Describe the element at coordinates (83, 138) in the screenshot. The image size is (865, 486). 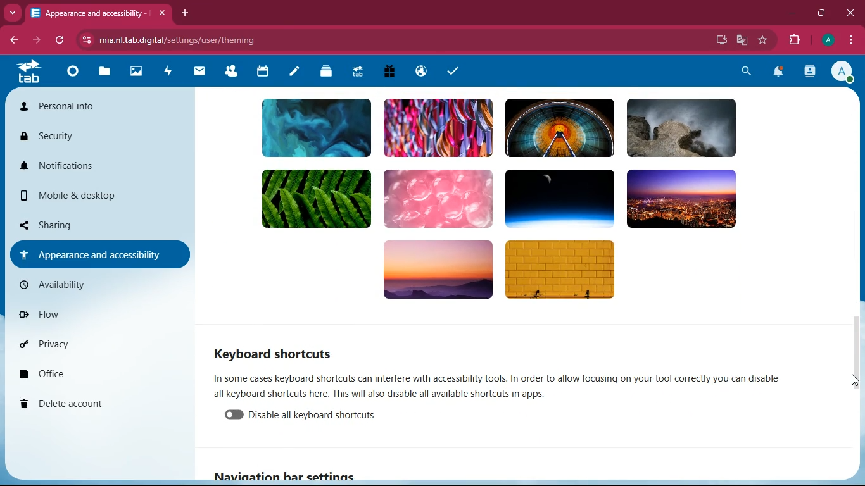
I see `security` at that location.